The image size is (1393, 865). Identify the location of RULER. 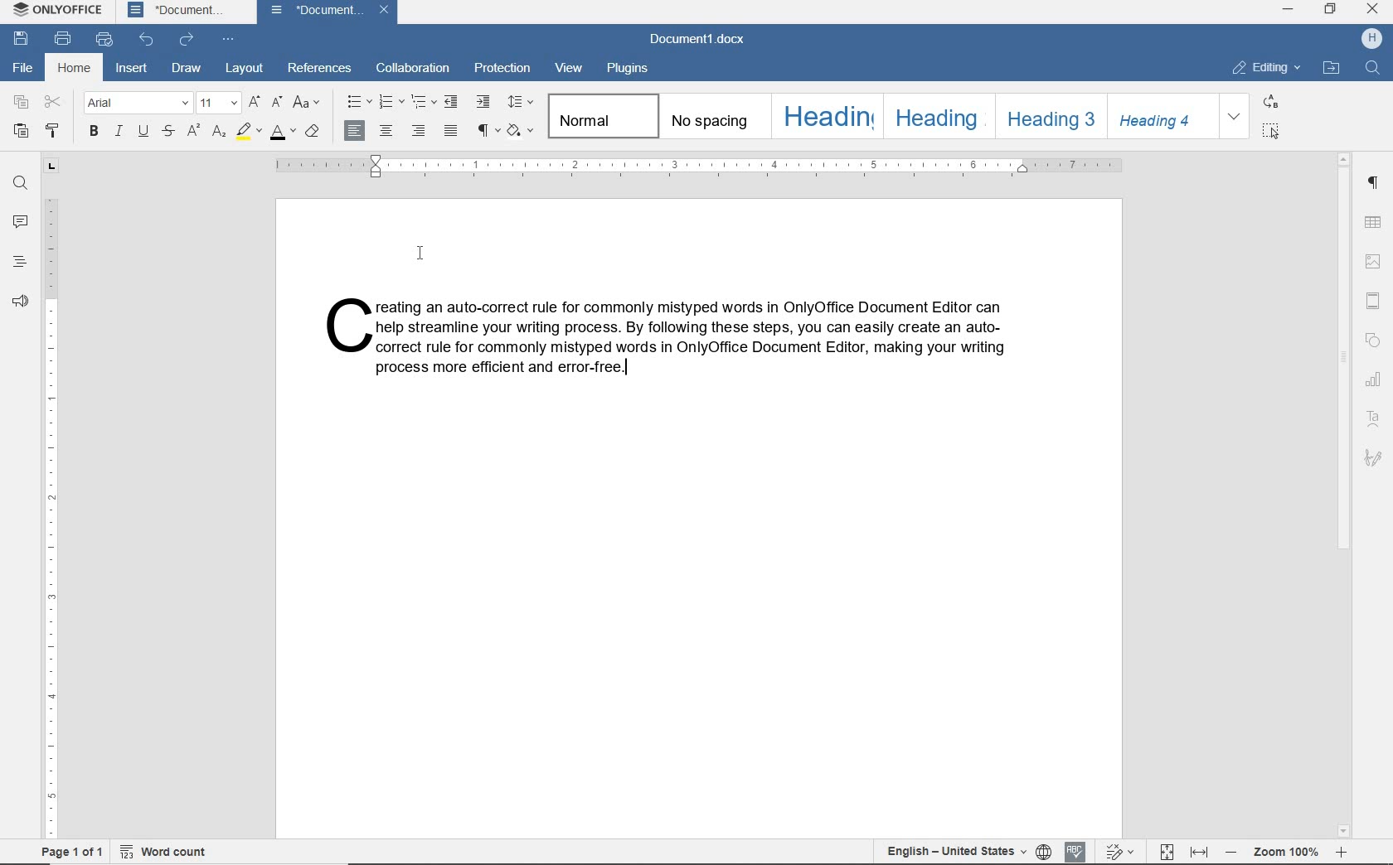
(51, 496).